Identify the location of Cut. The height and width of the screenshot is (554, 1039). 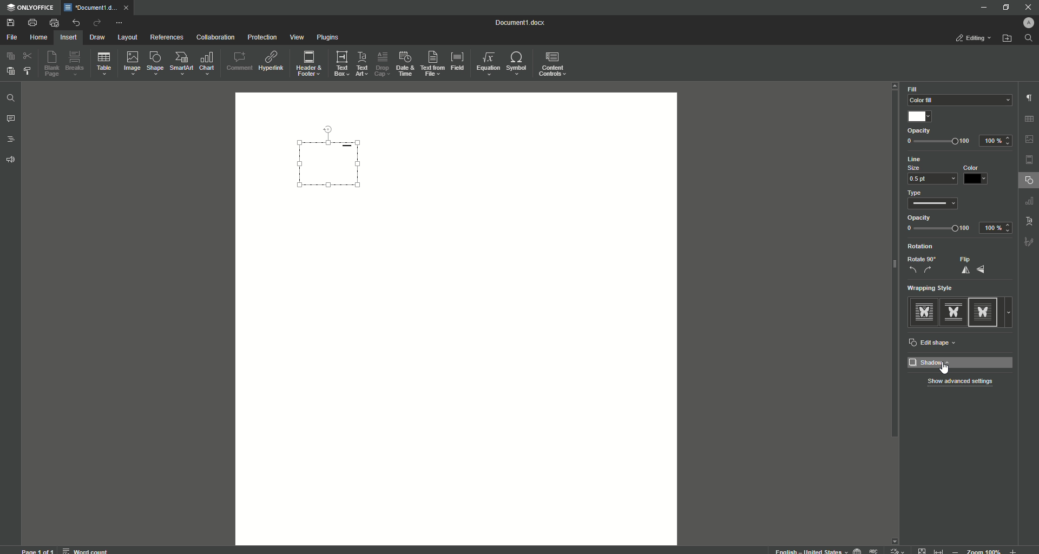
(29, 55).